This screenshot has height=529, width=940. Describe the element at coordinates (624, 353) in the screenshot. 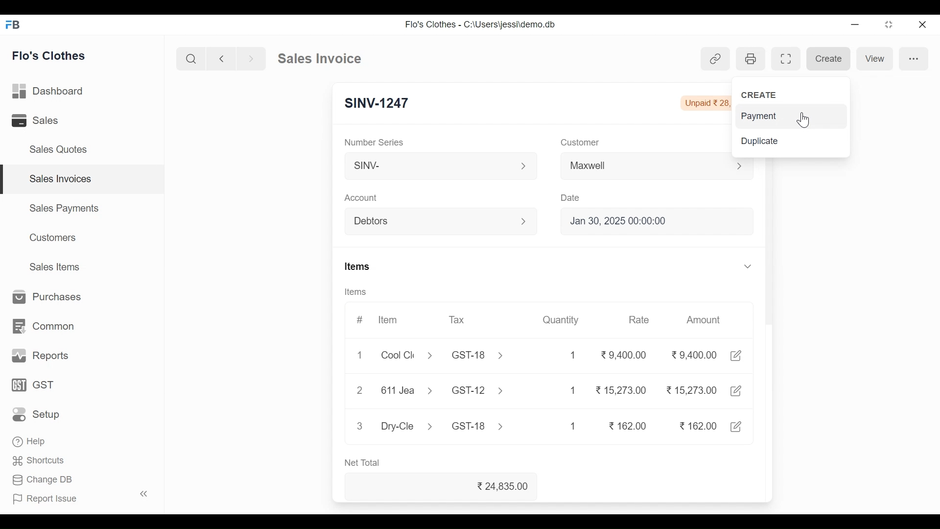

I see `9,400.00` at that location.